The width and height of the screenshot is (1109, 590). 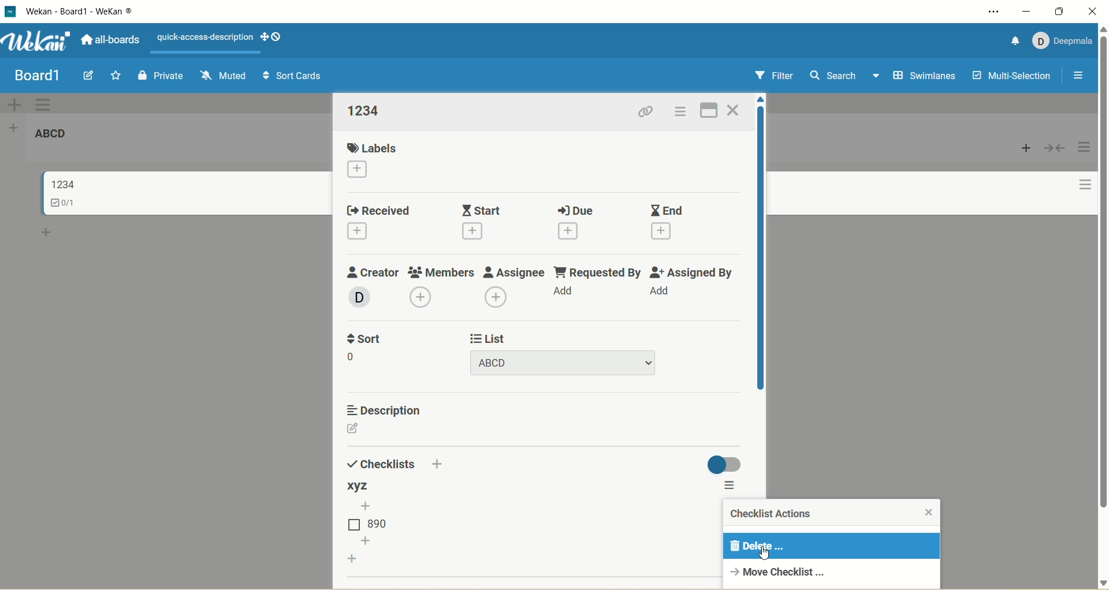 I want to click on muted, so click(x=222, y=76).